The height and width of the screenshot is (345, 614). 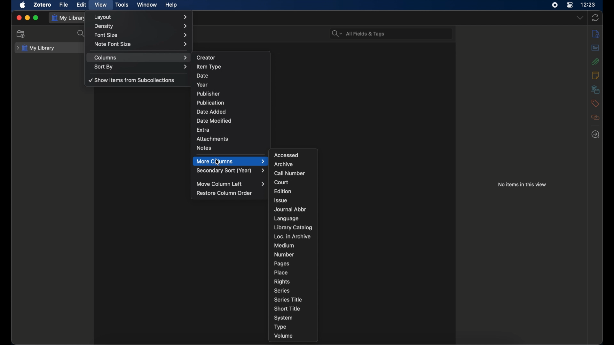 What do you see at coordinates (211, 111) in the screenshot?
I see `date added` at bounding box center [211, 111].